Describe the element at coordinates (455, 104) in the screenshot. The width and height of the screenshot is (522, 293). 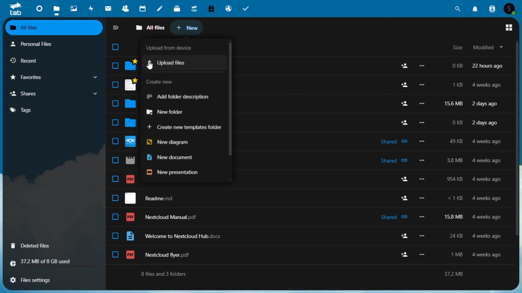
I see `156mb` at that location.